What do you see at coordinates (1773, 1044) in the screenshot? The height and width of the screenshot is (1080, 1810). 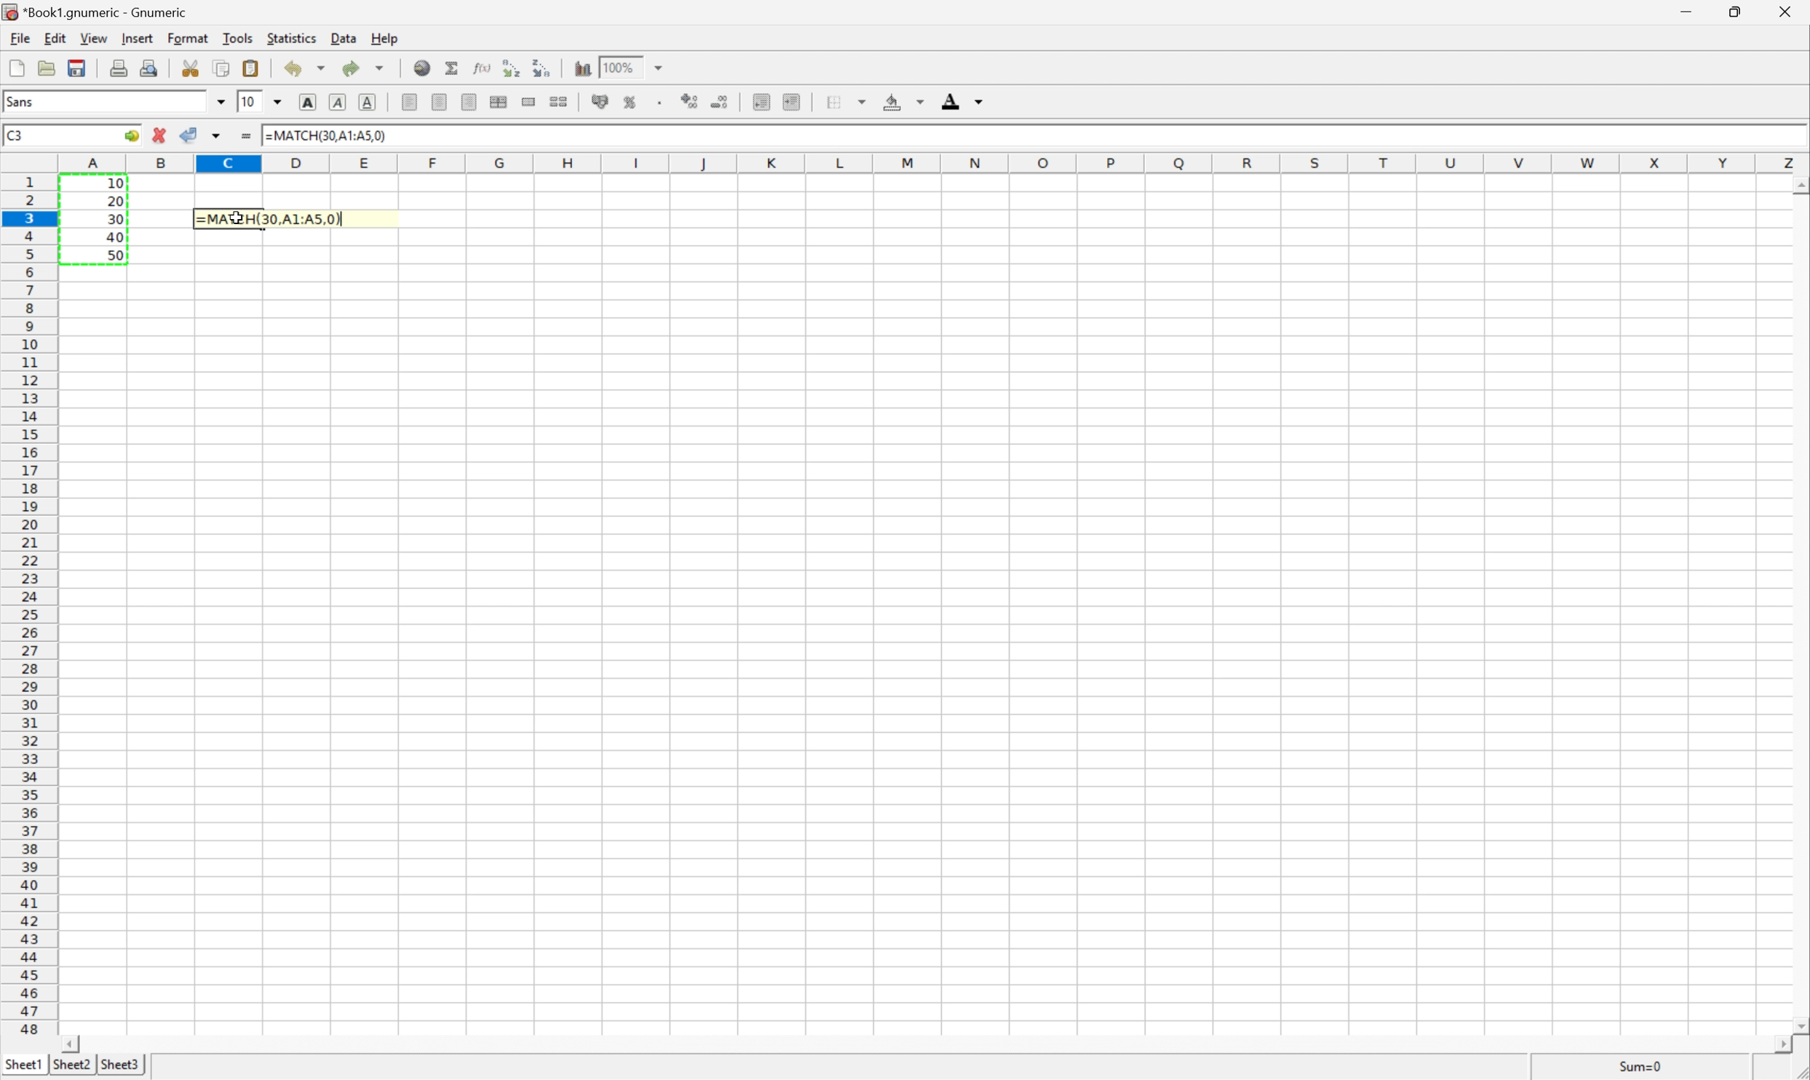 I see `Scroll right` at bounding box center [1773, 1044].